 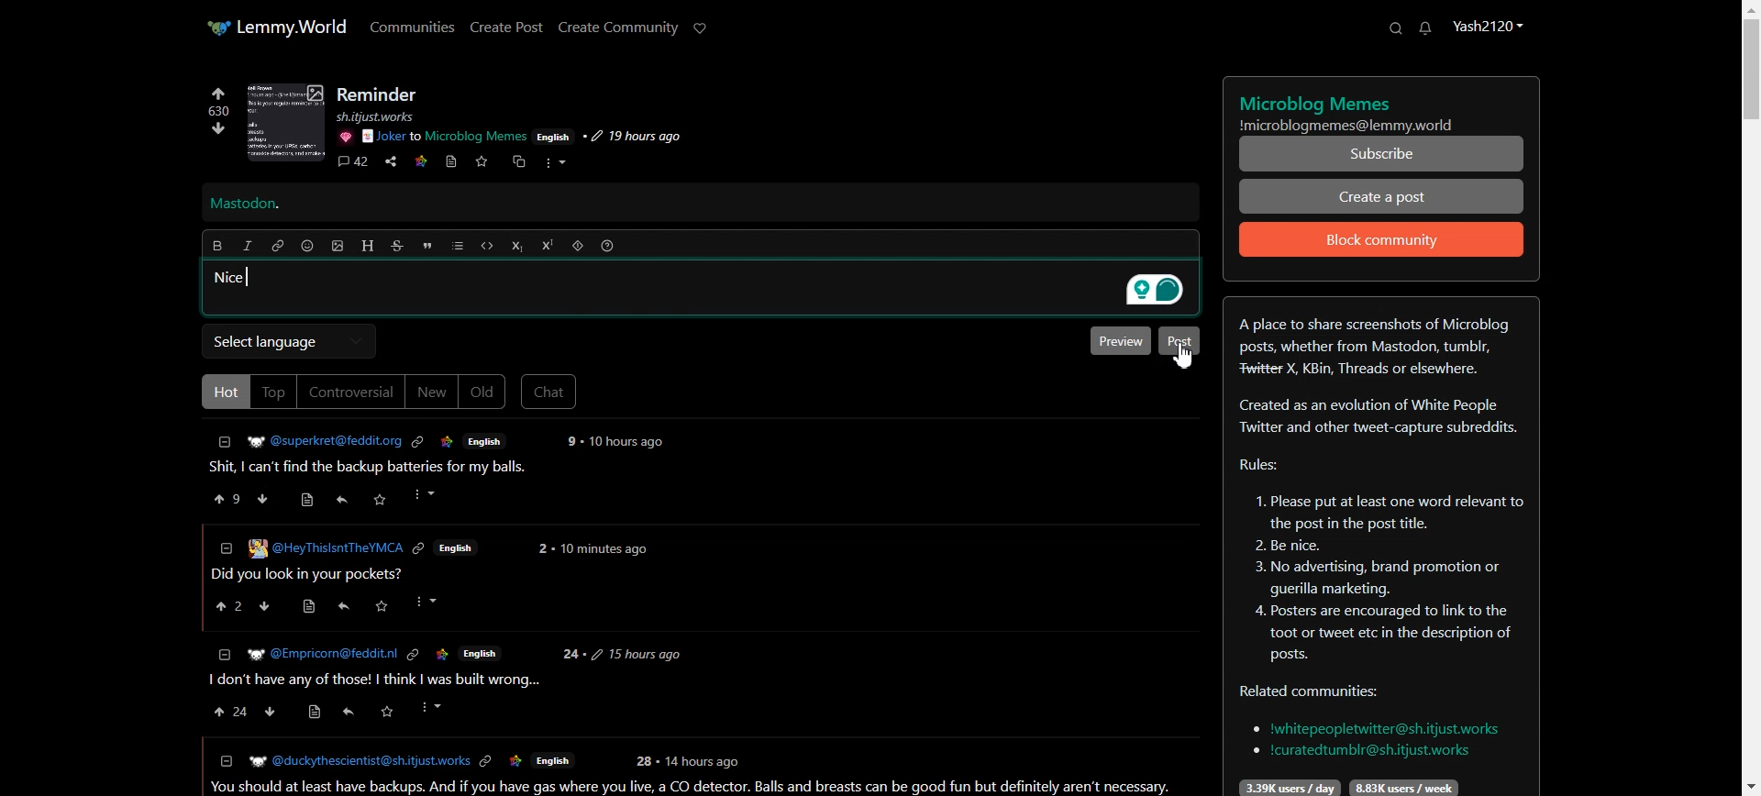 What do you see at coordinates (1382, 154) in the screenshot?
I see `Subscribe` at bounding box center [1382, 154].